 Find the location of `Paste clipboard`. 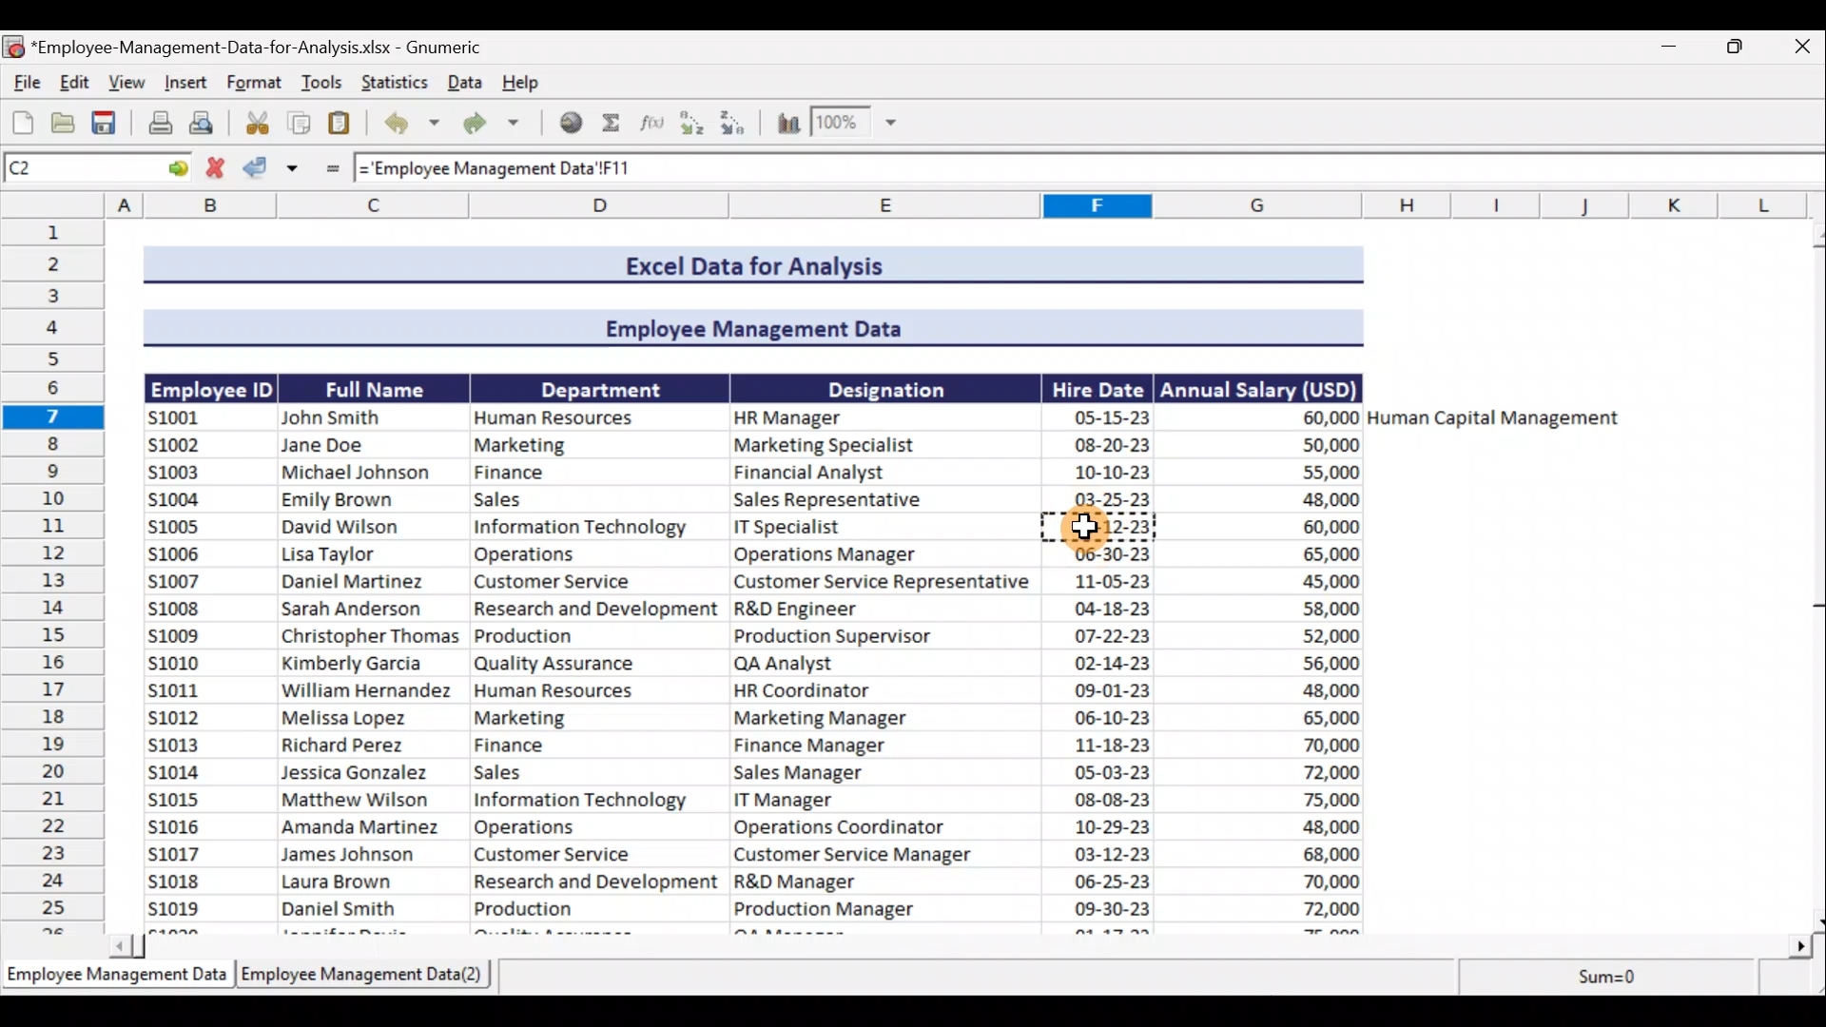

Paste clipboard is located at coordinates (344, 126).